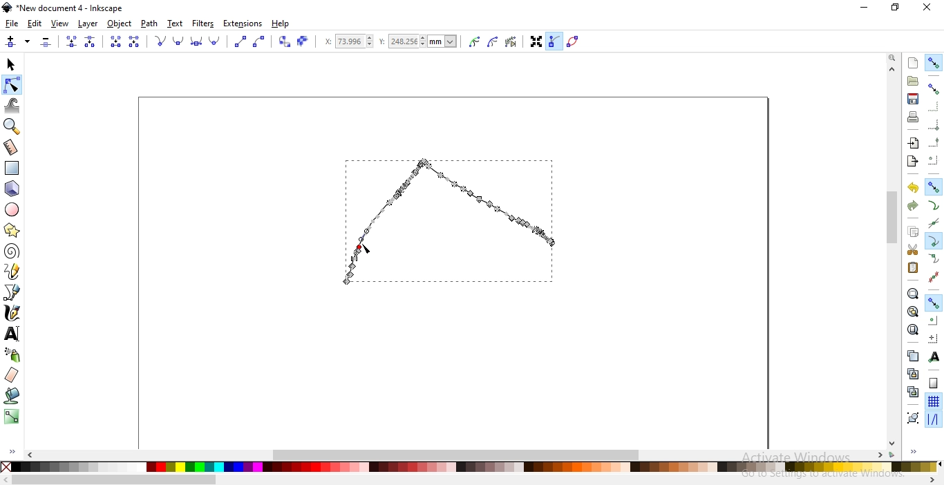 This screenshot has height=485, width=944. I want to click on snap guides, so click(932, 419).